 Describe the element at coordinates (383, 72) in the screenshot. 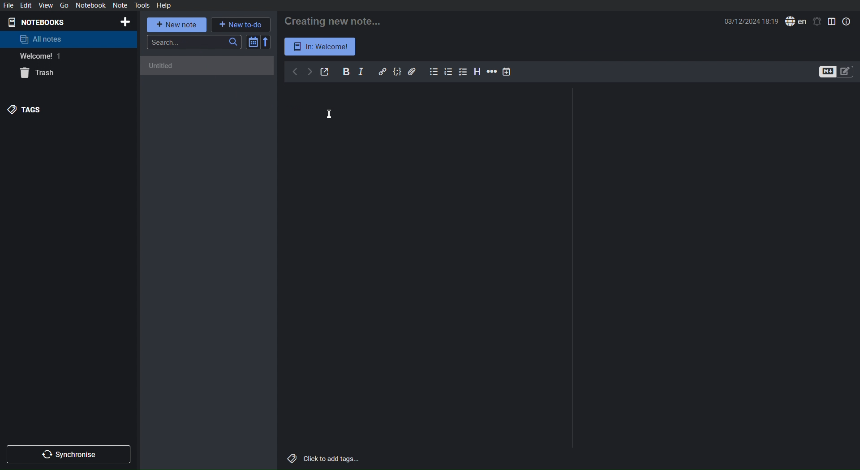

I see `Hyperlink` at that location.